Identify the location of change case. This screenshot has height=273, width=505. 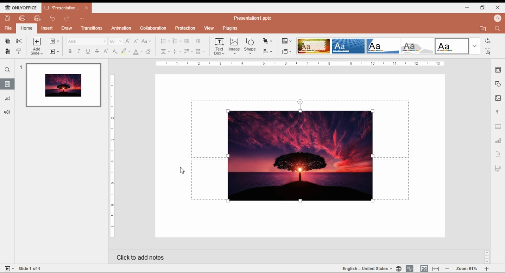
(146, 41).